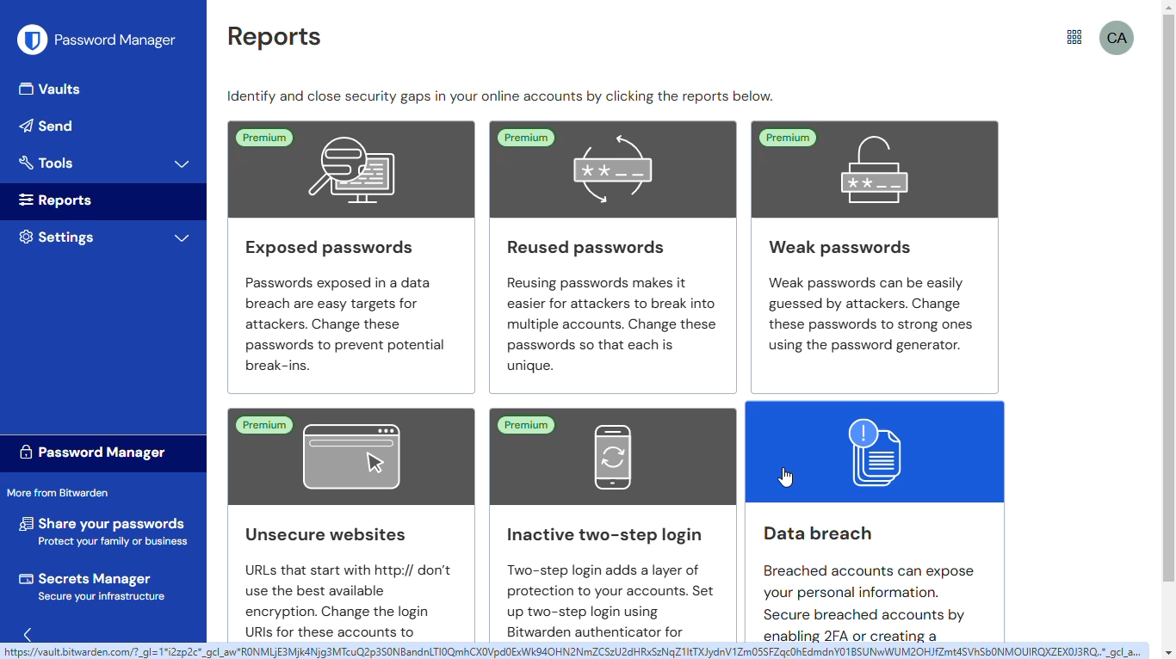 This screenshot has height=659, width=1176. Describe the element at coordinates (58, 491) in the screenshot. I see `more from bitwarden` at that location.